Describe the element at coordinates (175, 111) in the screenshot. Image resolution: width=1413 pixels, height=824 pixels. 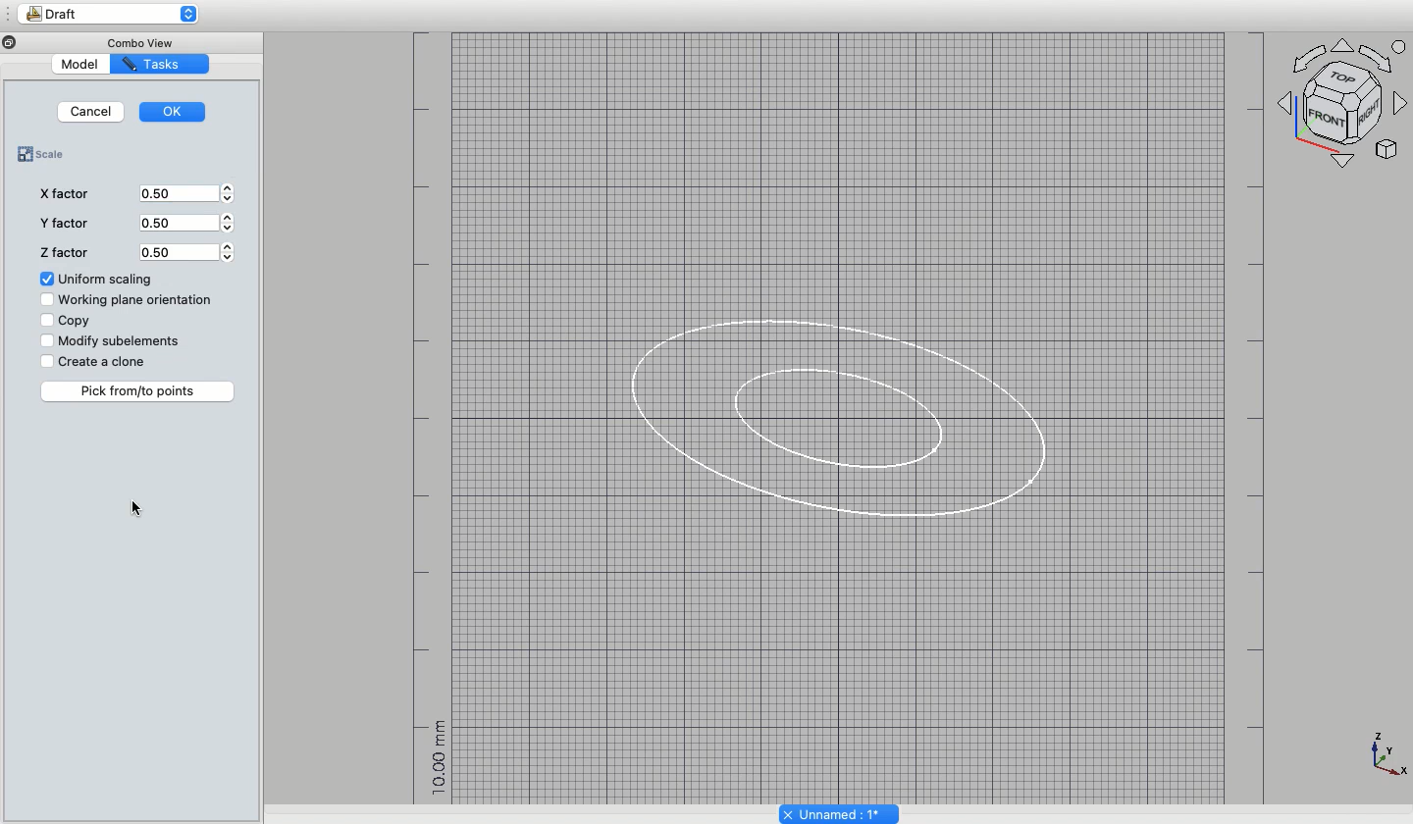
I see `OK` at that location.